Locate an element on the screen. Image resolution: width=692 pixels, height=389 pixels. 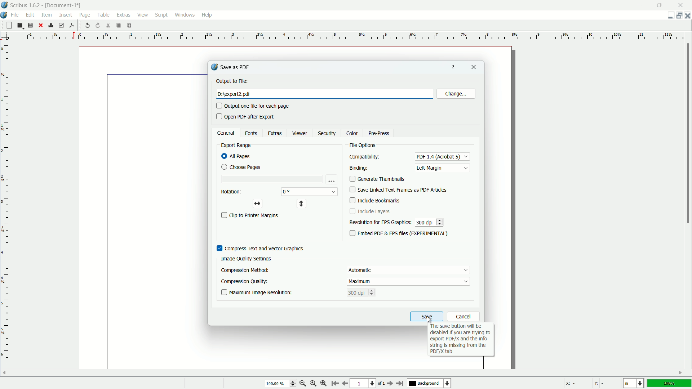
output file is located at coordinates (233, 82).